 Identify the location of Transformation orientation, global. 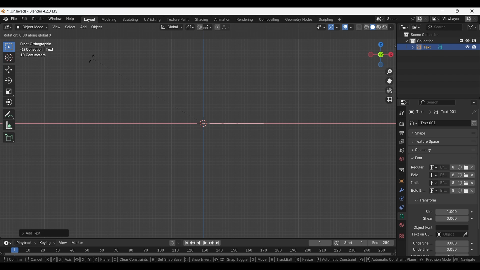
(171, 27).